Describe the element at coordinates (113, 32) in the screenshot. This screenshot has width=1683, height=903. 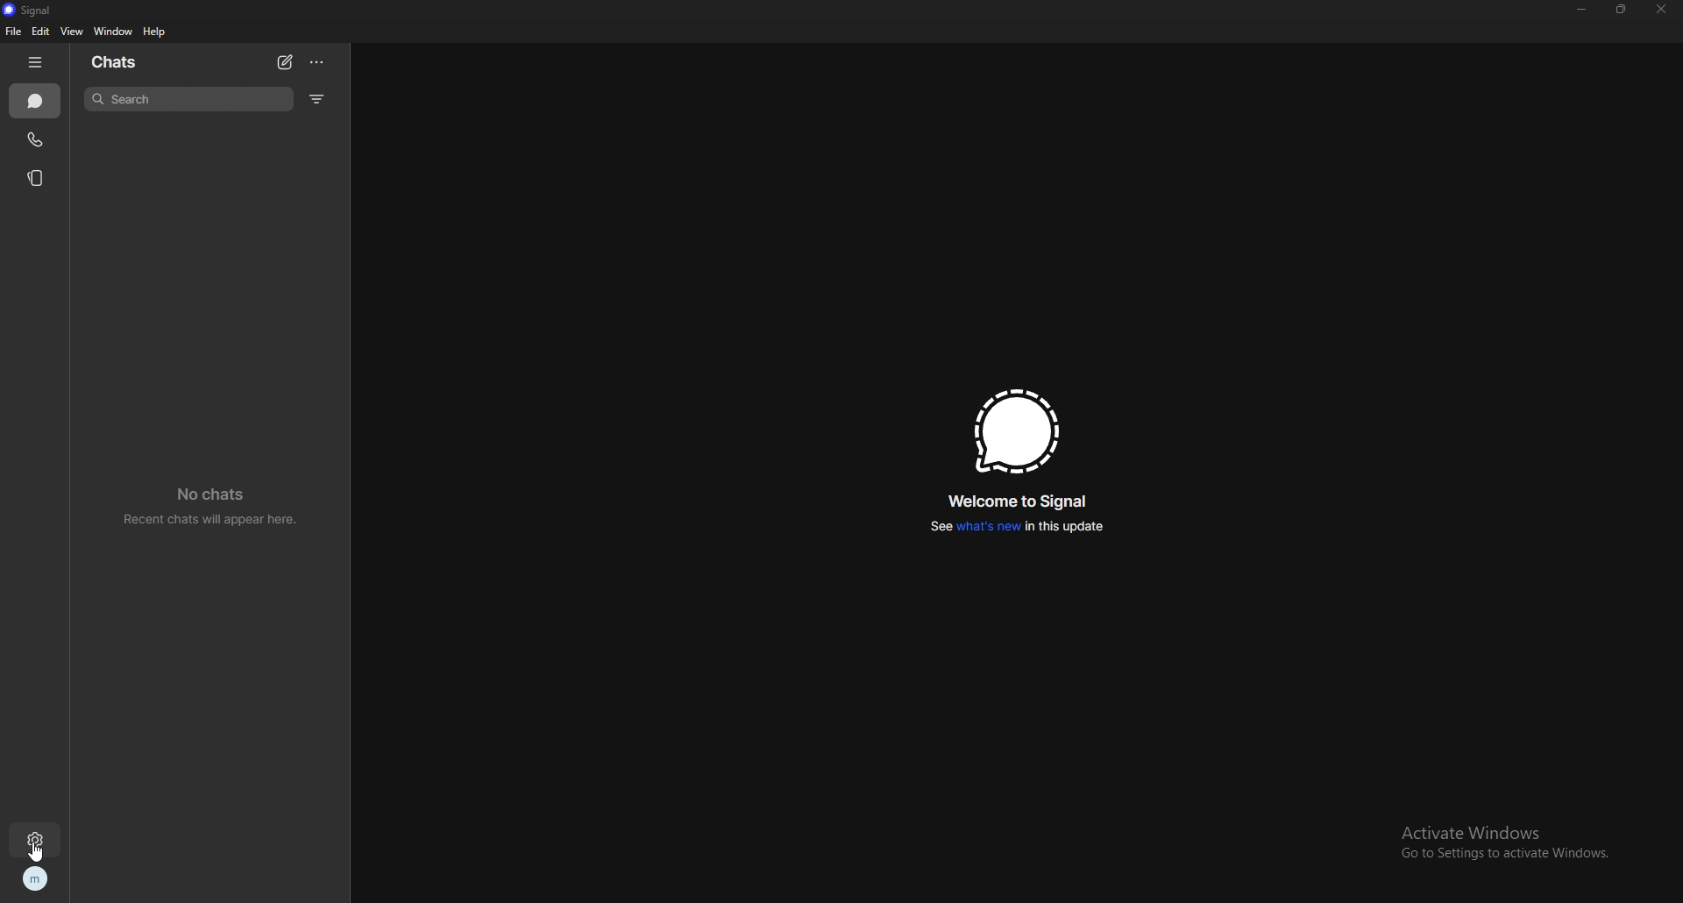
I see `window` at that location.